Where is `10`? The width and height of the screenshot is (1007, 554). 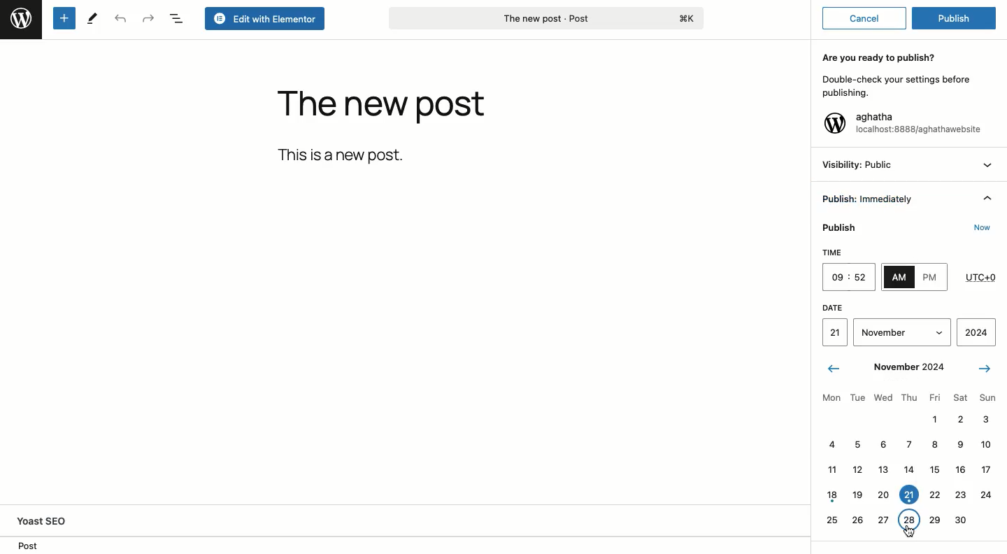
10 is located at coordinates (985, 444).